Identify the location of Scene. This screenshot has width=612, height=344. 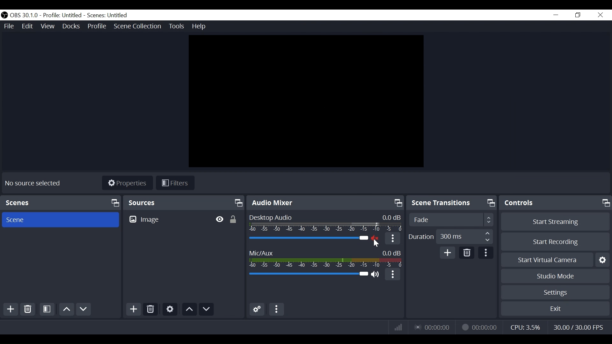
(59, 220).